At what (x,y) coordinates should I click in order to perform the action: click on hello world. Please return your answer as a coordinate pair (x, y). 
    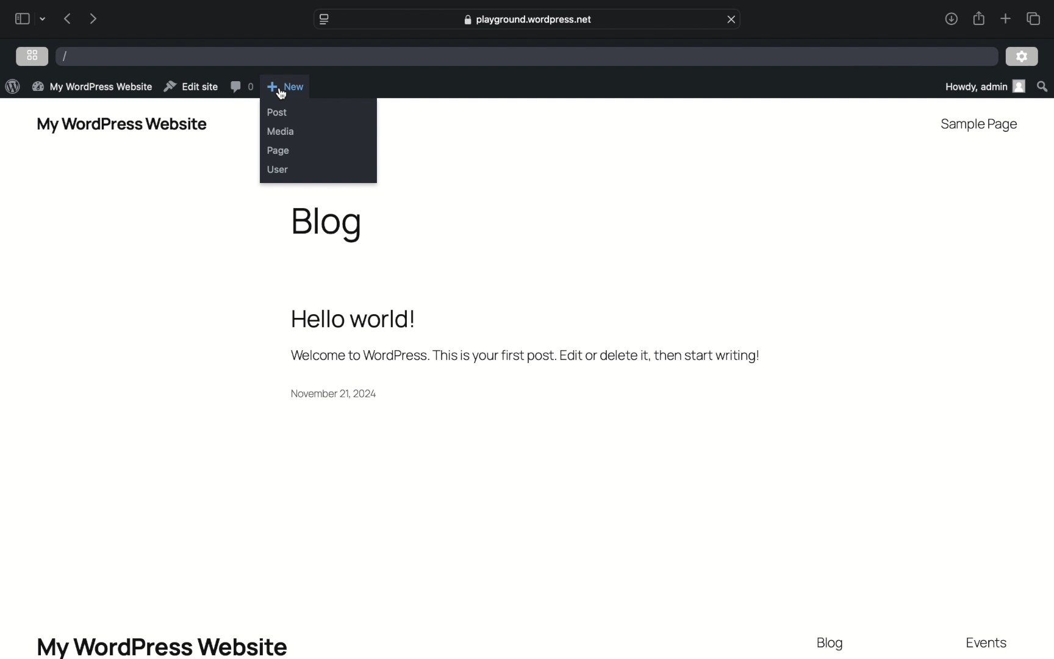
    Looking at the image, I should click on (353, 319).